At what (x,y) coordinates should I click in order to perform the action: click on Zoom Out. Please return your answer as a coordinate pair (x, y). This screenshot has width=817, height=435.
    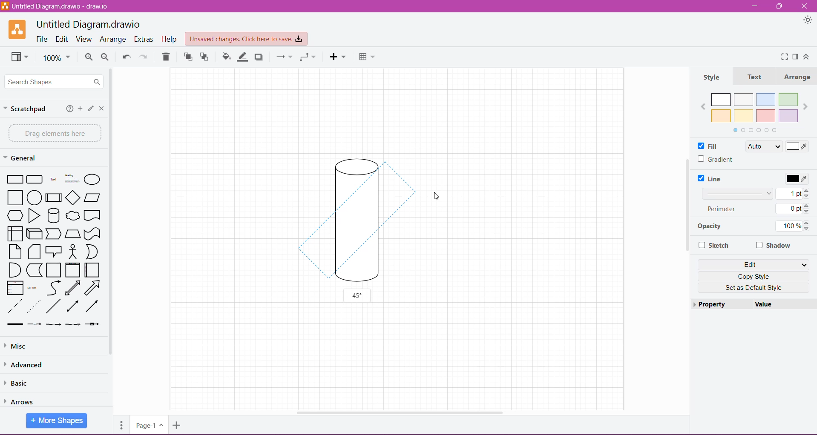
    Looking at the image, I should click on (105, 57).